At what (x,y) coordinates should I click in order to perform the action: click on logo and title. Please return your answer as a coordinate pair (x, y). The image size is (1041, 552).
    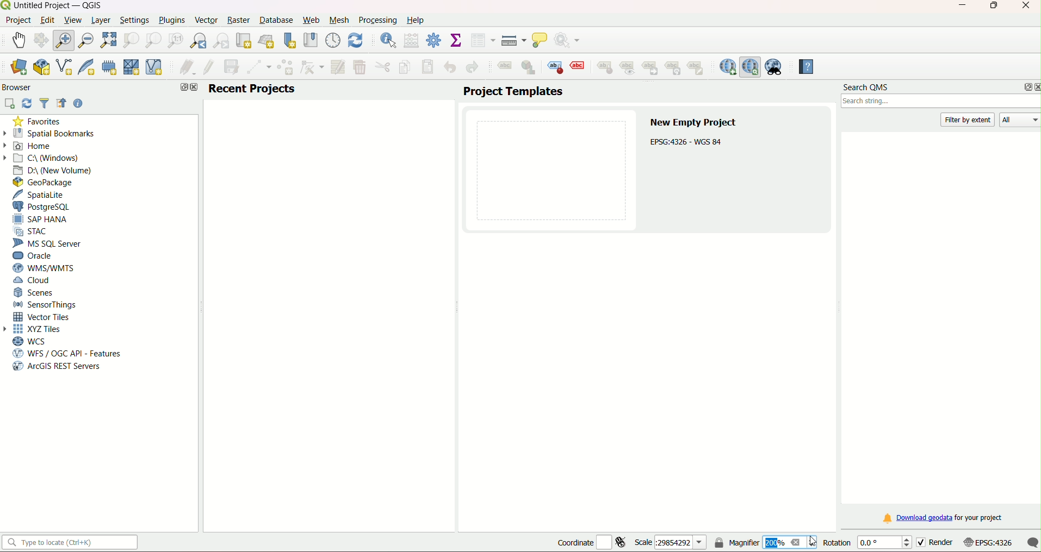
    Looking at the image, I should click on (53, 5).